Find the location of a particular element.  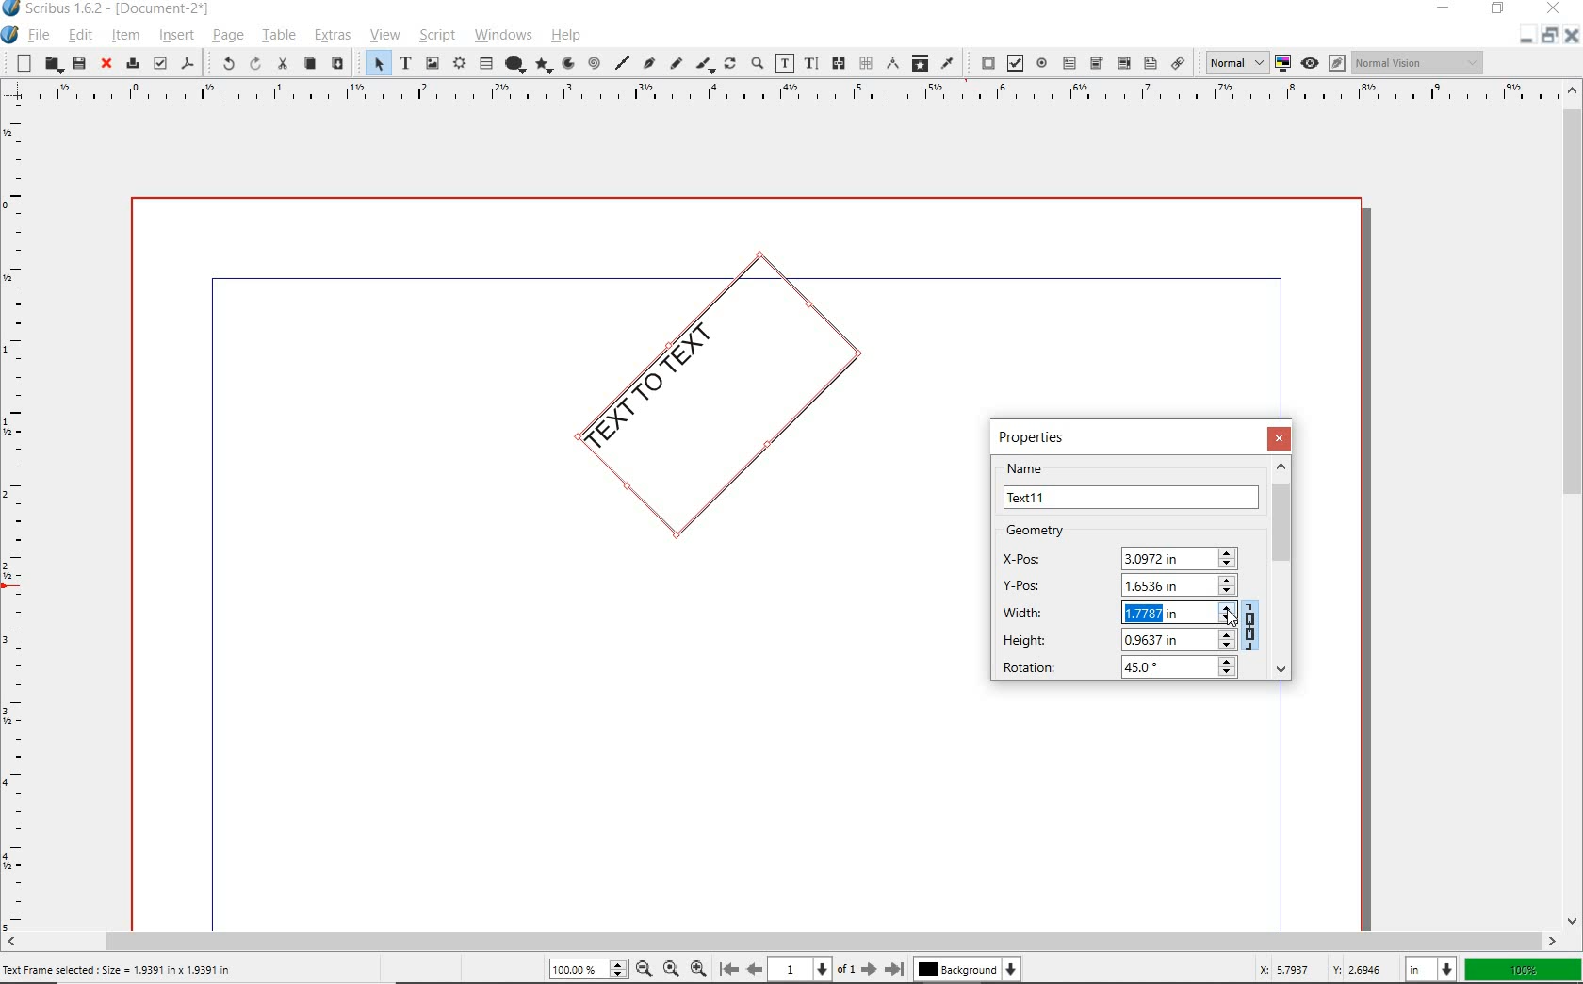

Y-POS is located at coordinates (1115, 583).